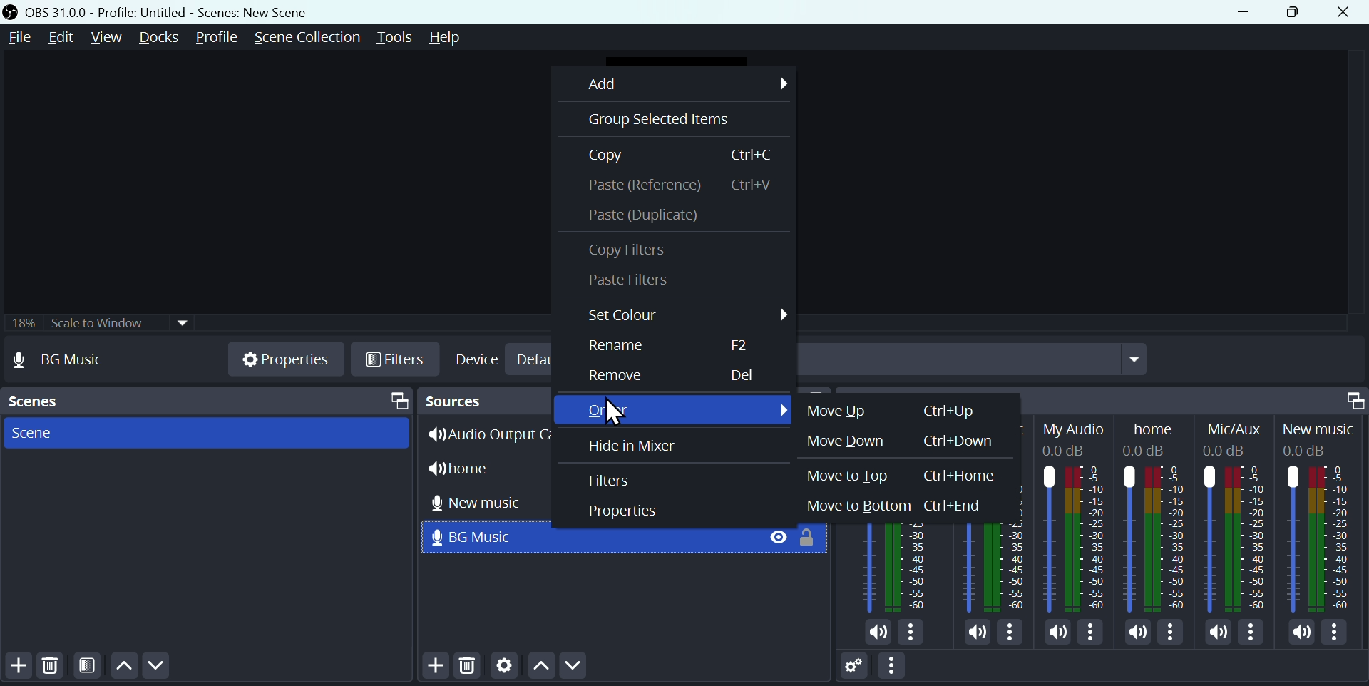  I want to click on More, so click(1092, 633).